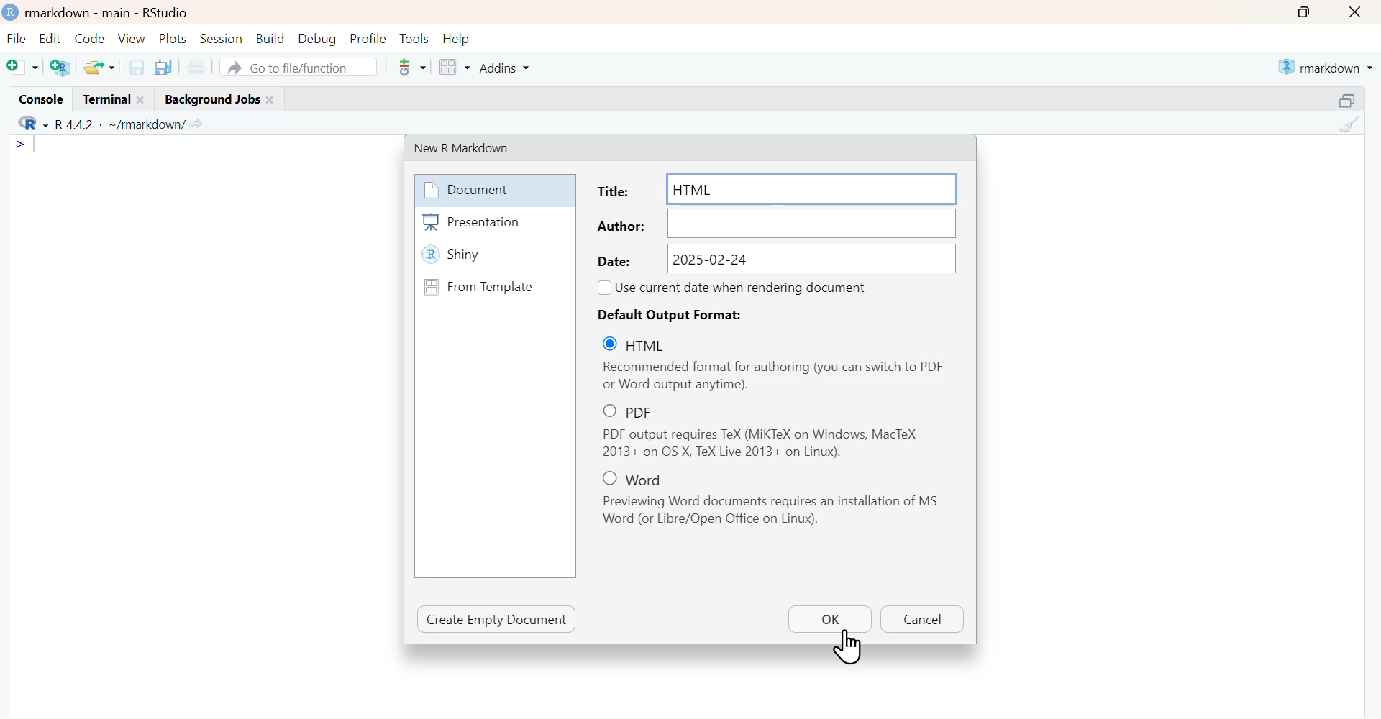 The height and width of the screenshot is (719, 1381). What do you see at coordinates (1325, 67) in the screenshot?
I see `current project - rmarkdown` at bounding box center [1325, 67].